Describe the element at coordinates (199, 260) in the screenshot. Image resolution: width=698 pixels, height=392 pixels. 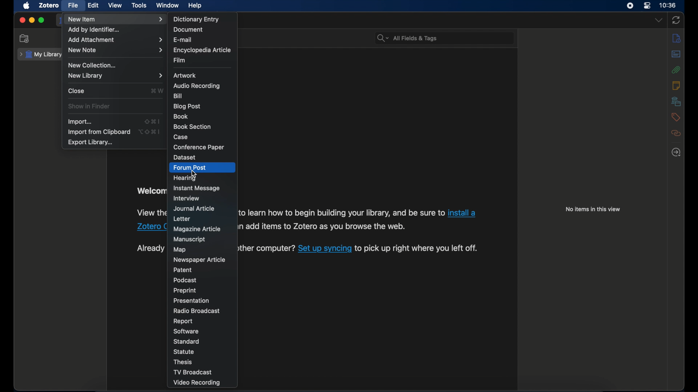
I see `newspaper article` at that location.